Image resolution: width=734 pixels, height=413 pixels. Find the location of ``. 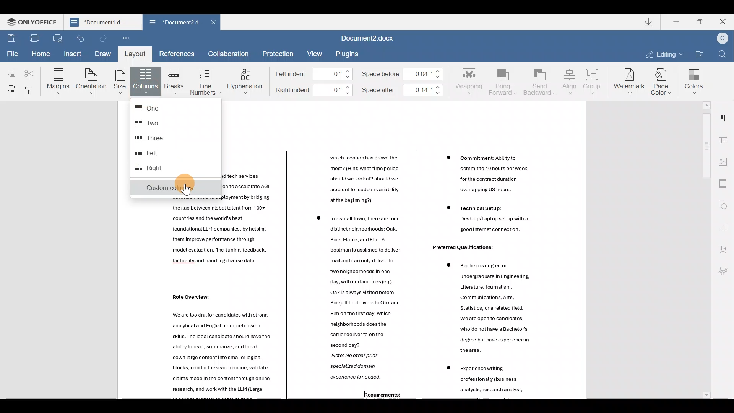

 is located at coordinates (376, 396).